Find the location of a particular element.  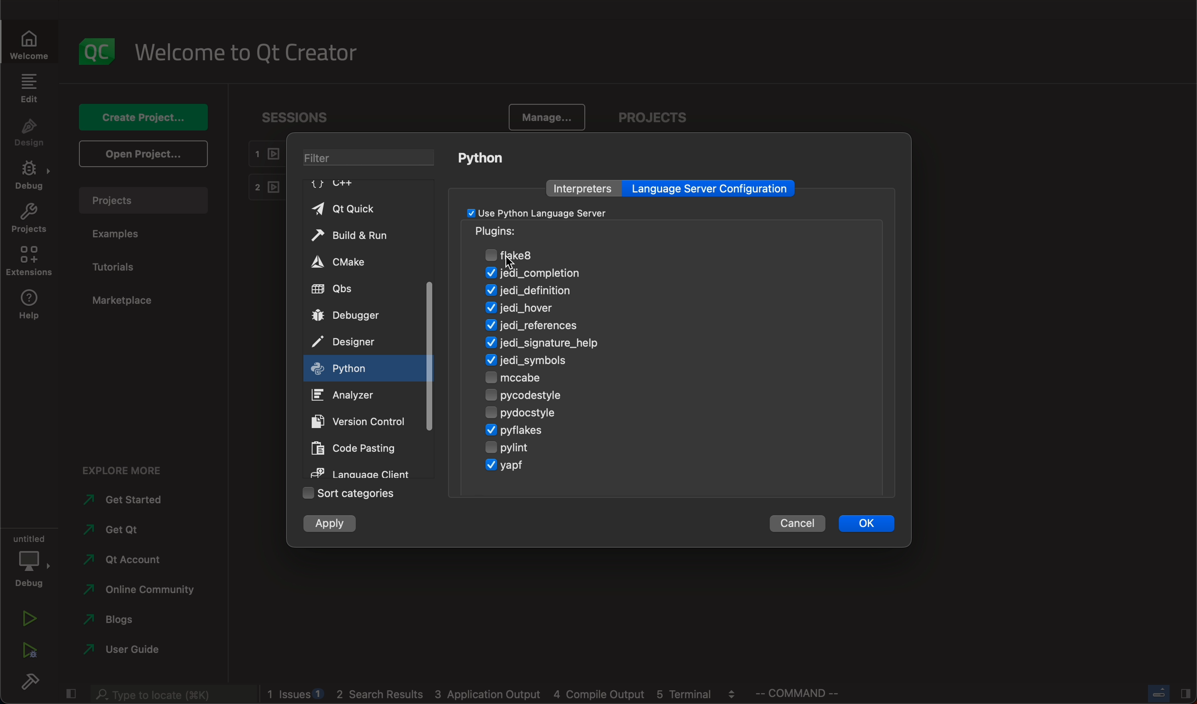

code  is located at coordinates (359, 446).